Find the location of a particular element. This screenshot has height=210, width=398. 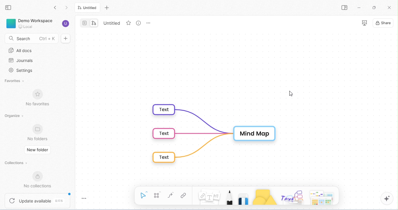

frame is located at coordinates (157, 195).